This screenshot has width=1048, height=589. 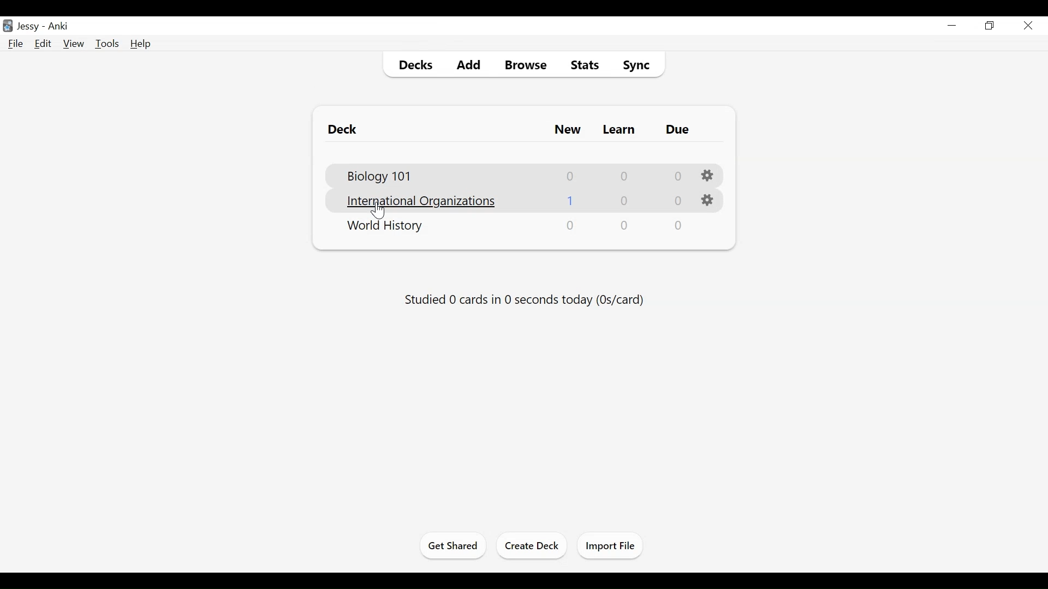 I want to click on Deck, so click(x=346, y=129).